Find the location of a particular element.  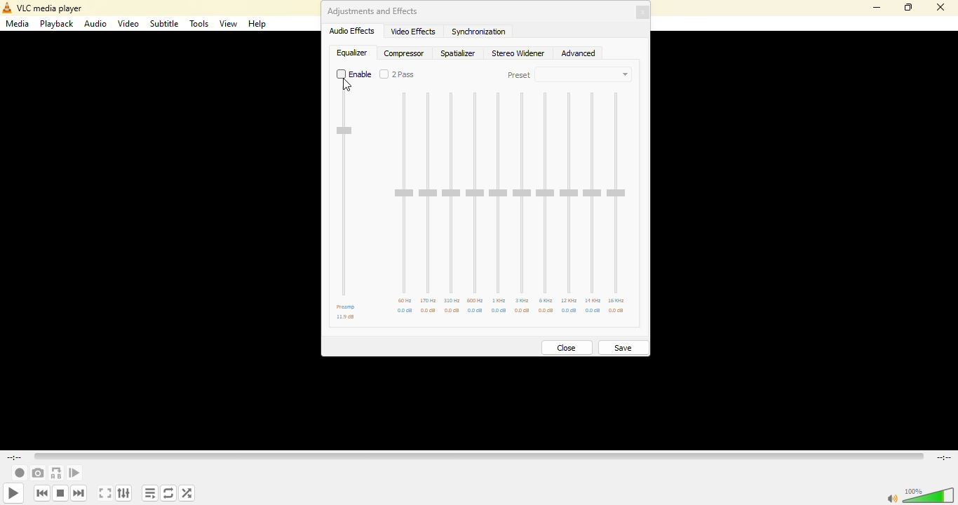

show extended settings is located at coordinates (123, 493).